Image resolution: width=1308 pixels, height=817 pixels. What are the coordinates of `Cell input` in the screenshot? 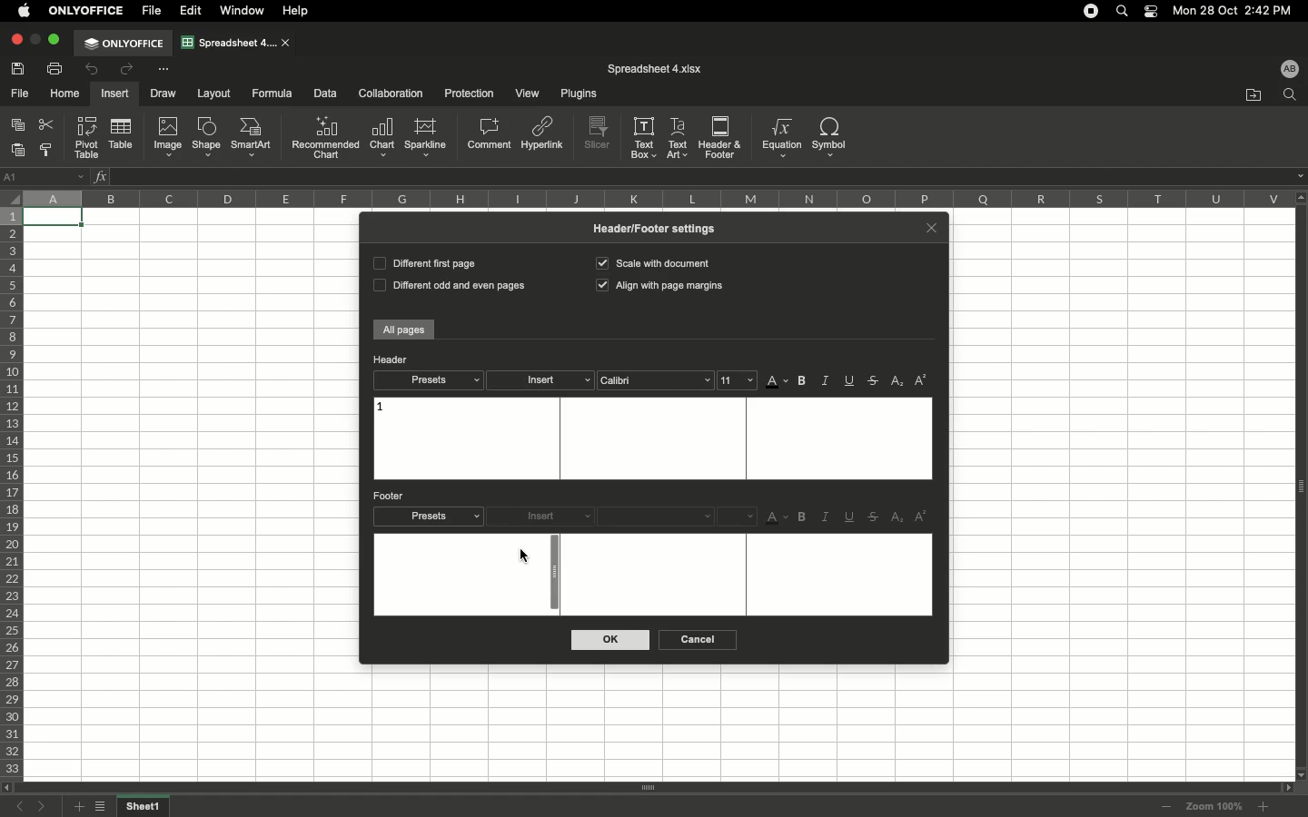 It's located at (699, 177).